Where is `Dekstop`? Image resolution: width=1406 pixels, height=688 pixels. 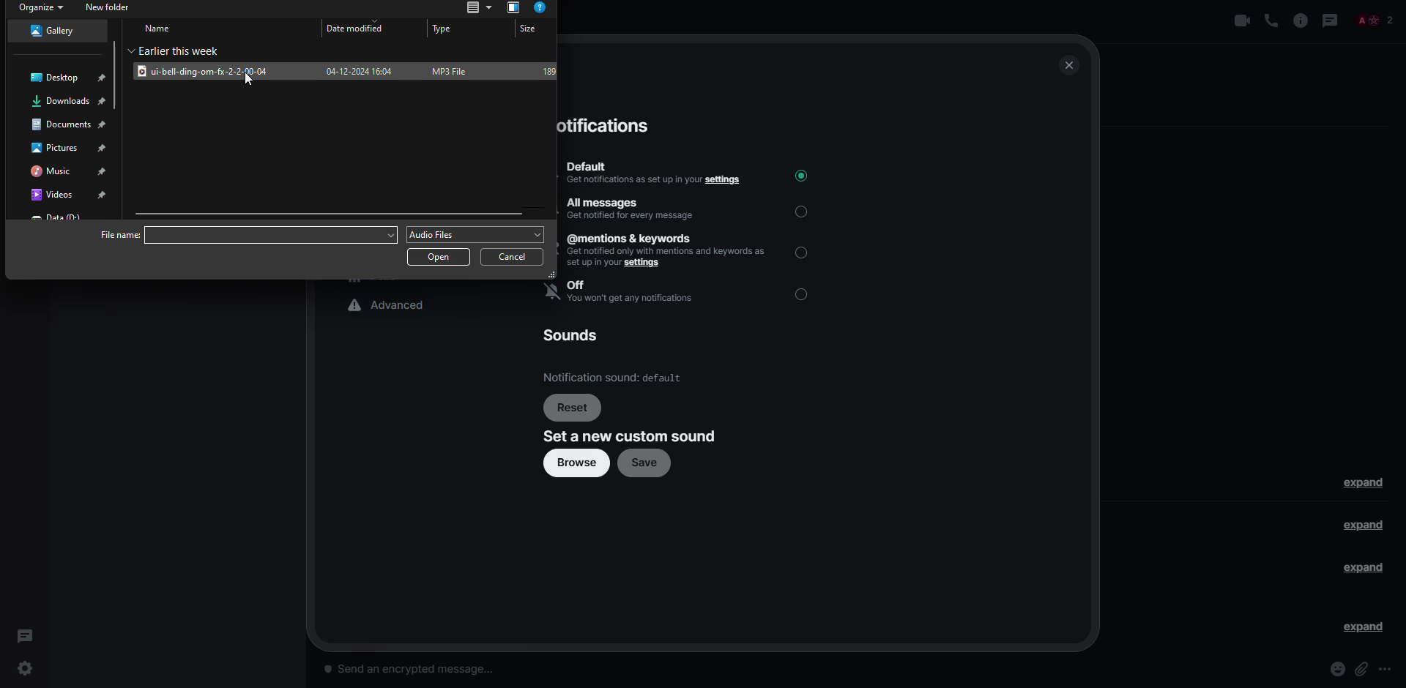 Dekstop is located at coordinates (68, 76).